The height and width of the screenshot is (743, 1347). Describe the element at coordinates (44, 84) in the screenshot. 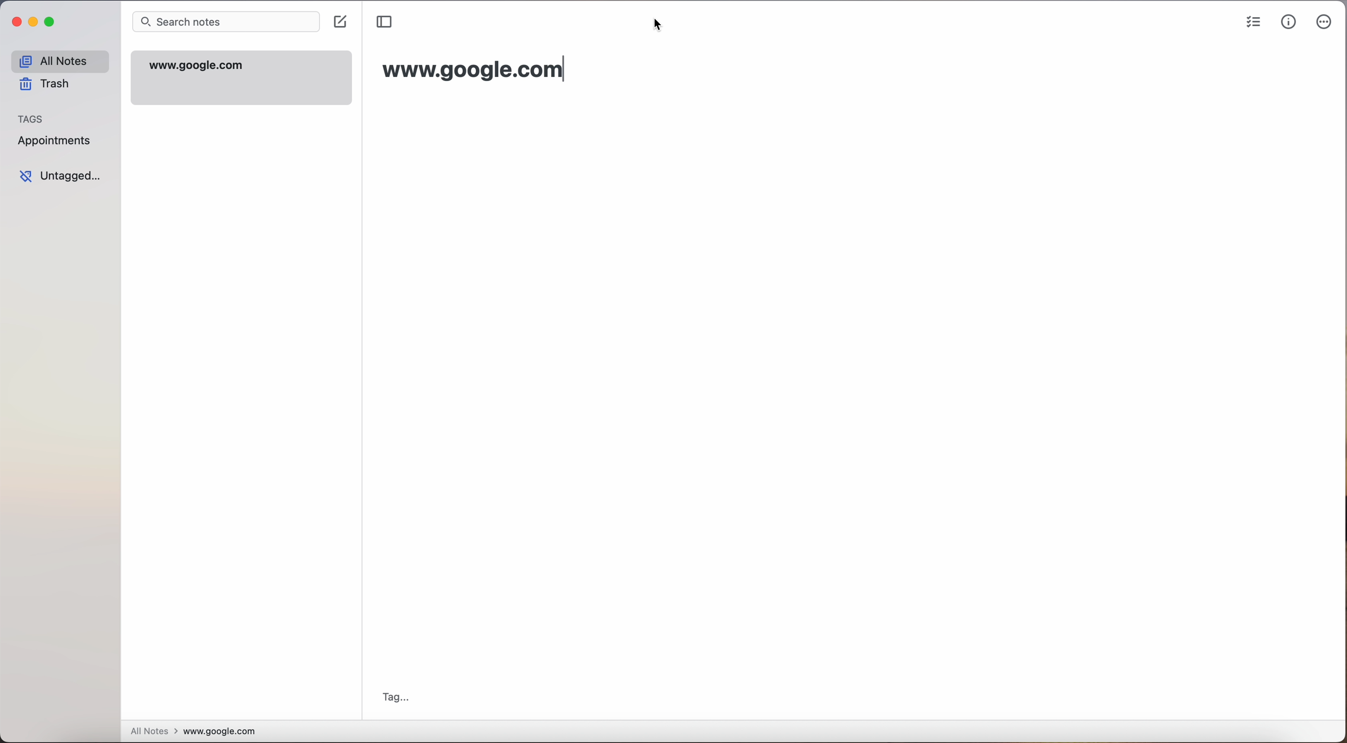

I see `trash` at that location.